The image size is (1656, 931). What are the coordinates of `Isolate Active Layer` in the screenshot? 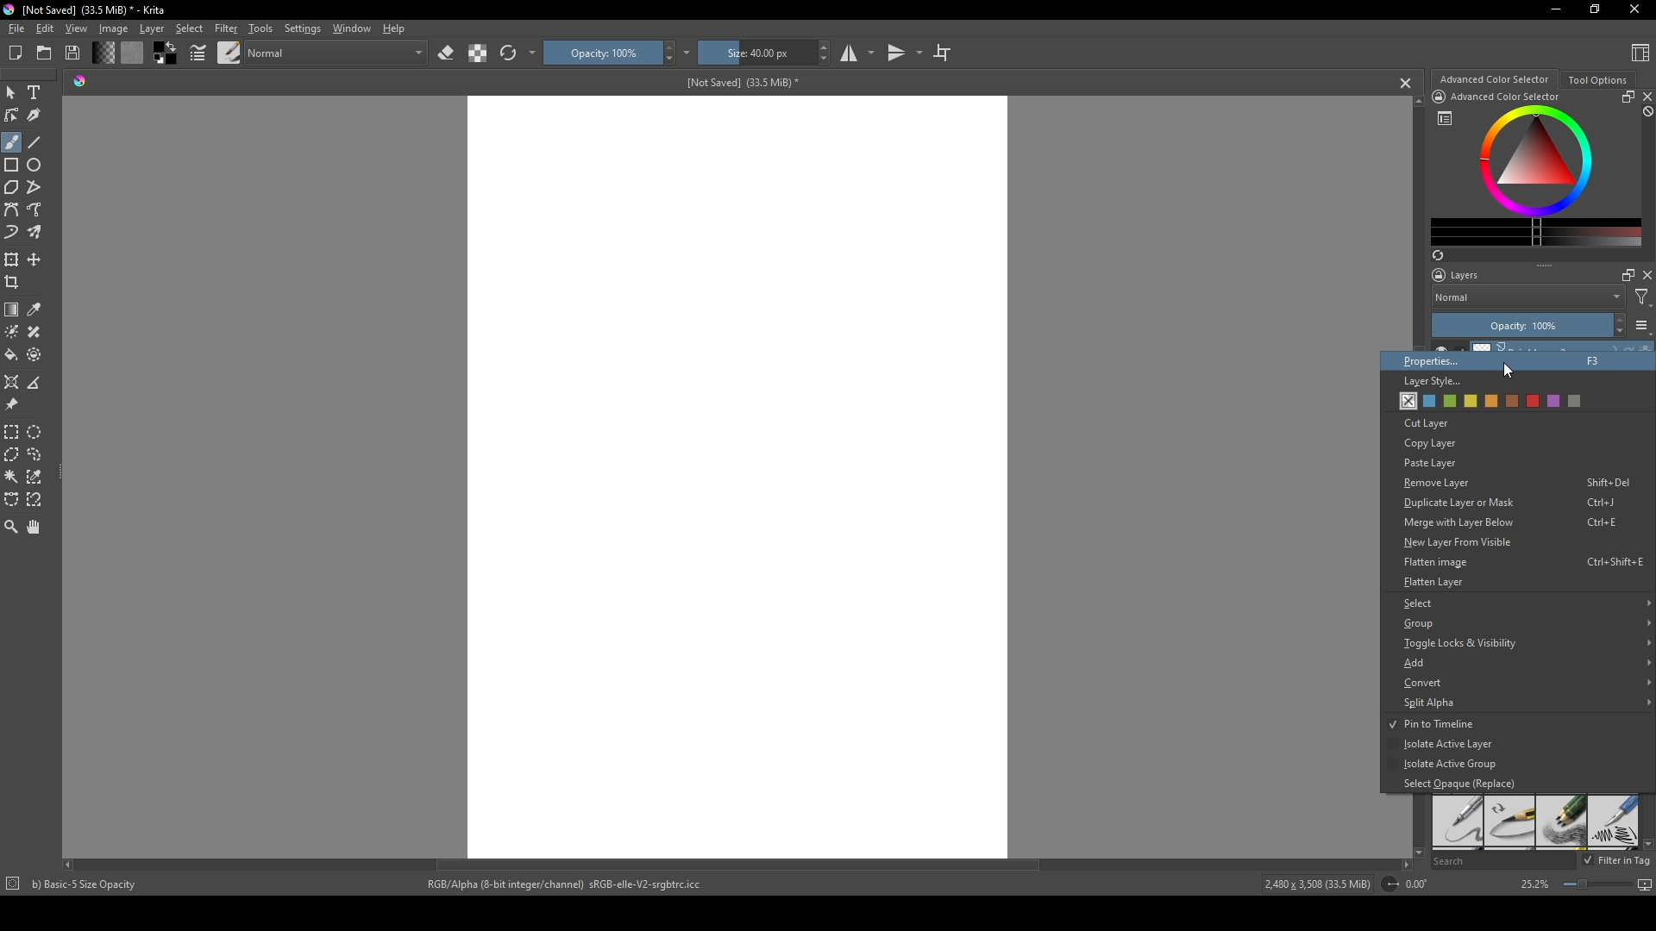 It's located at (1442, 746).